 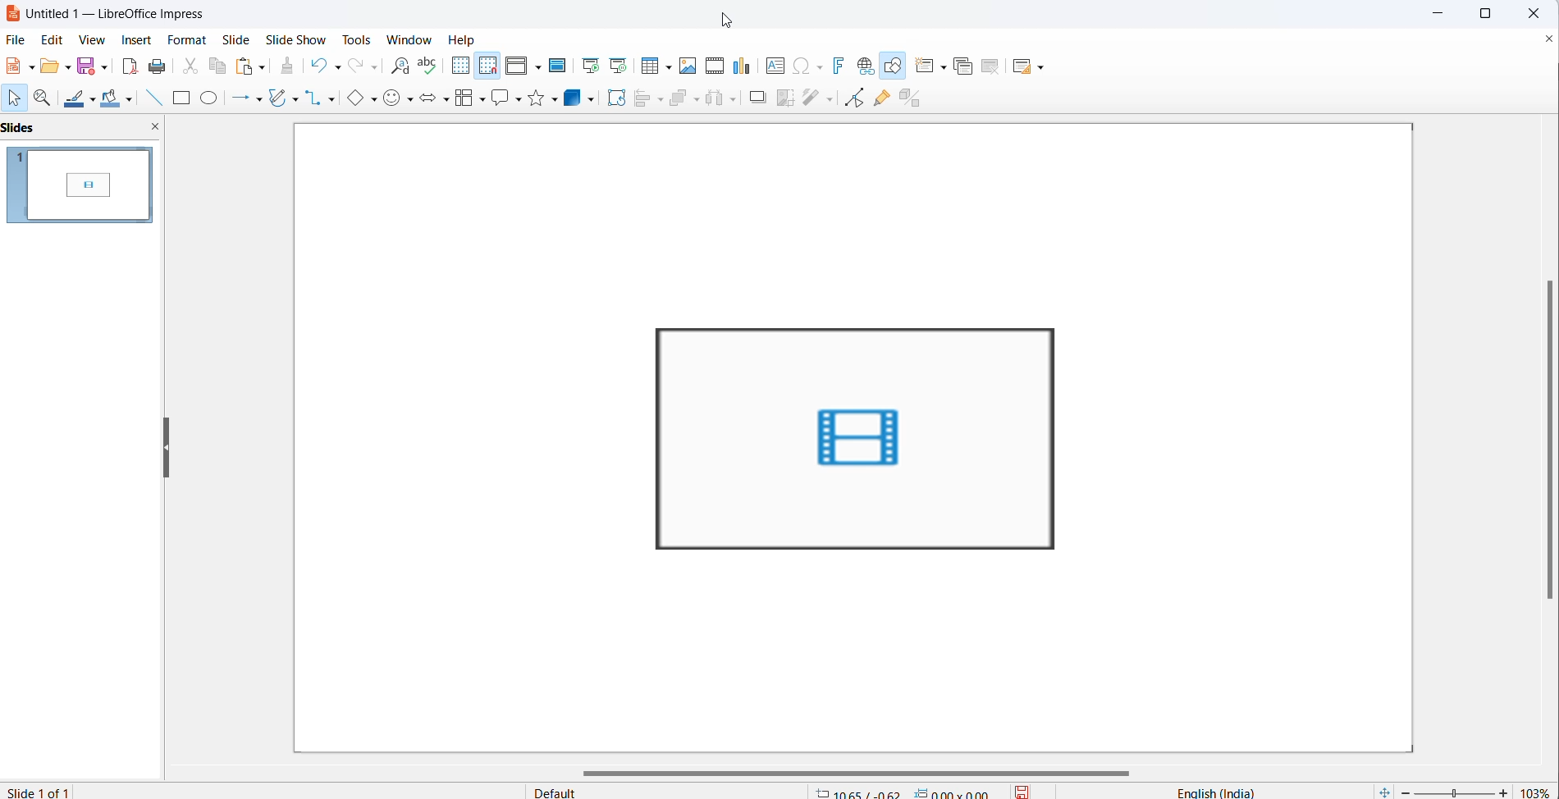 I want to click on window, so click(x=404, y=37).